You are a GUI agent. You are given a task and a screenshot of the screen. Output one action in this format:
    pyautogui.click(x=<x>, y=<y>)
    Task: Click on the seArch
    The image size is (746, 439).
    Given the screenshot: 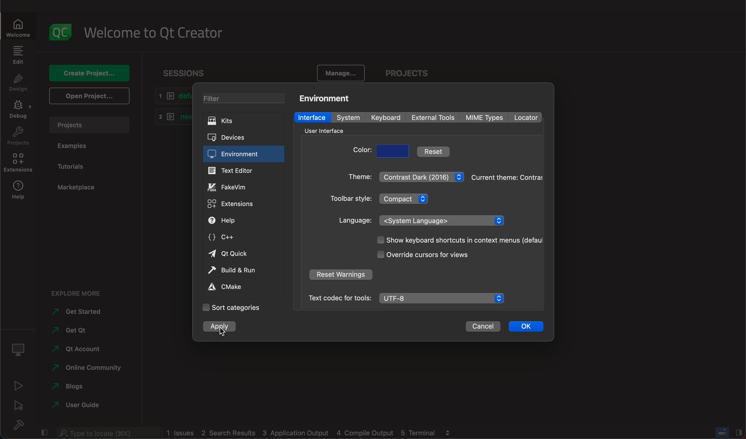 What is the action you would take?
    pyautogui.click(x=107, y=433)
    